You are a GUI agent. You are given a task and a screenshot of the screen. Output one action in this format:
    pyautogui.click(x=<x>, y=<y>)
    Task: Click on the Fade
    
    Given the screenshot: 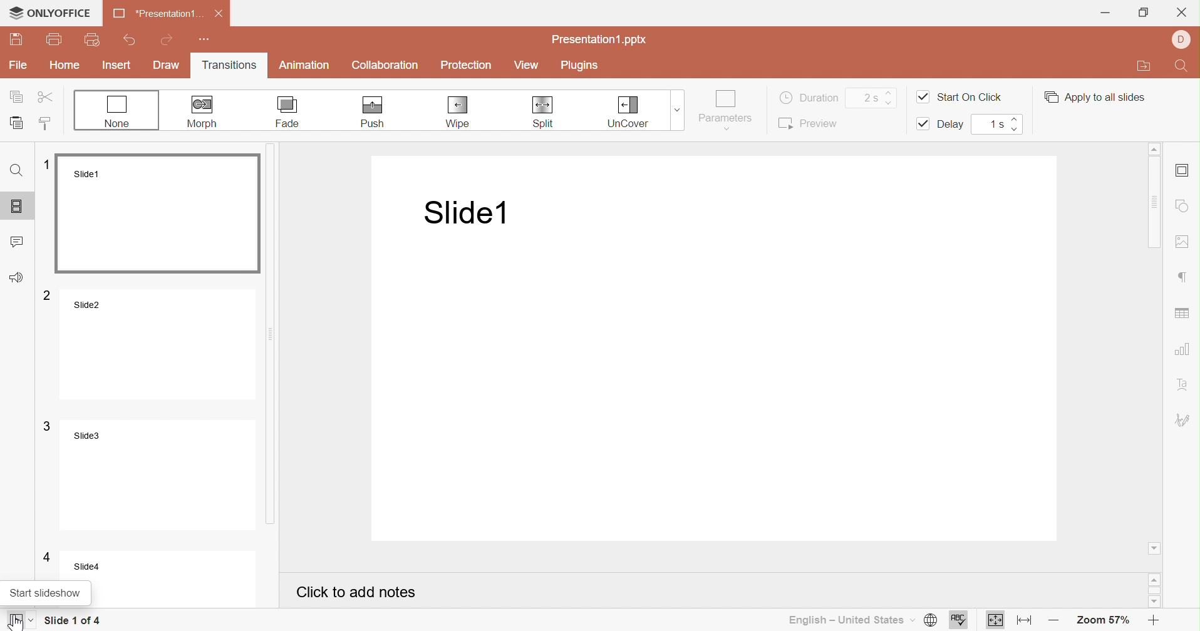 What is the action you would take?
    pyautogui.click(x=288, y=112)
    